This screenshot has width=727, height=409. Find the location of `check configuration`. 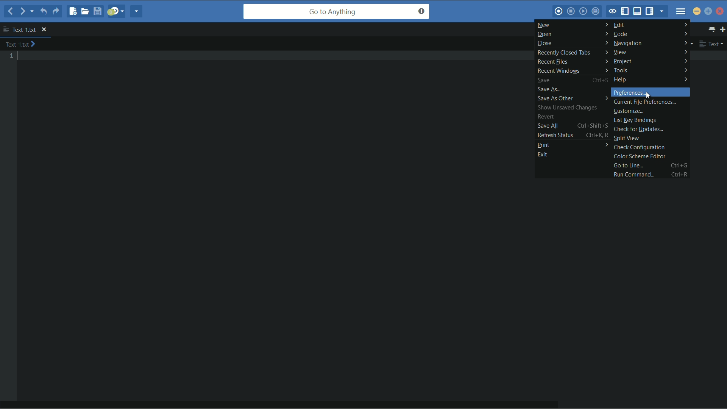

check configuration is located at coordinates (639, 147).